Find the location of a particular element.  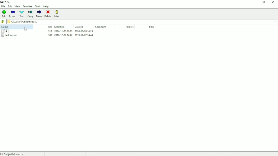

Info is located at coordinates (58, 13).